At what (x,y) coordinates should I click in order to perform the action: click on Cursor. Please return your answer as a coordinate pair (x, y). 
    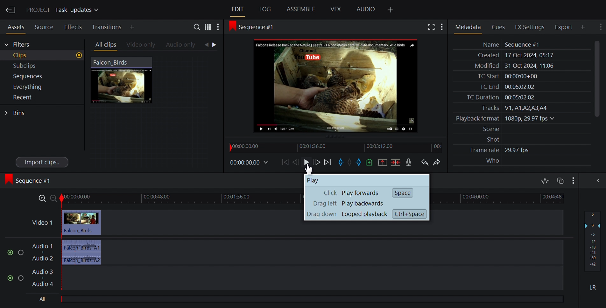
    Looking at the image, I should click on (310, 169).